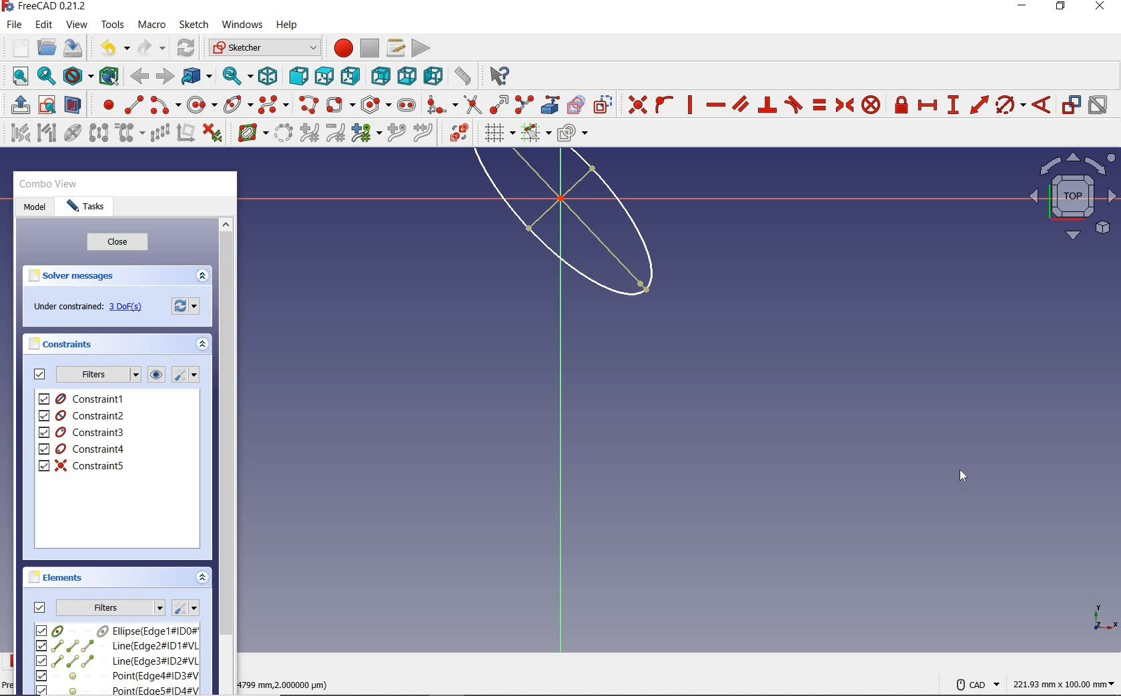 This screenshot has width=1121, height=696. What do you see at coordinates (283, 134) in the screenshot?
I see `convert geometry to B-spline` at bounding box center [283, 134].